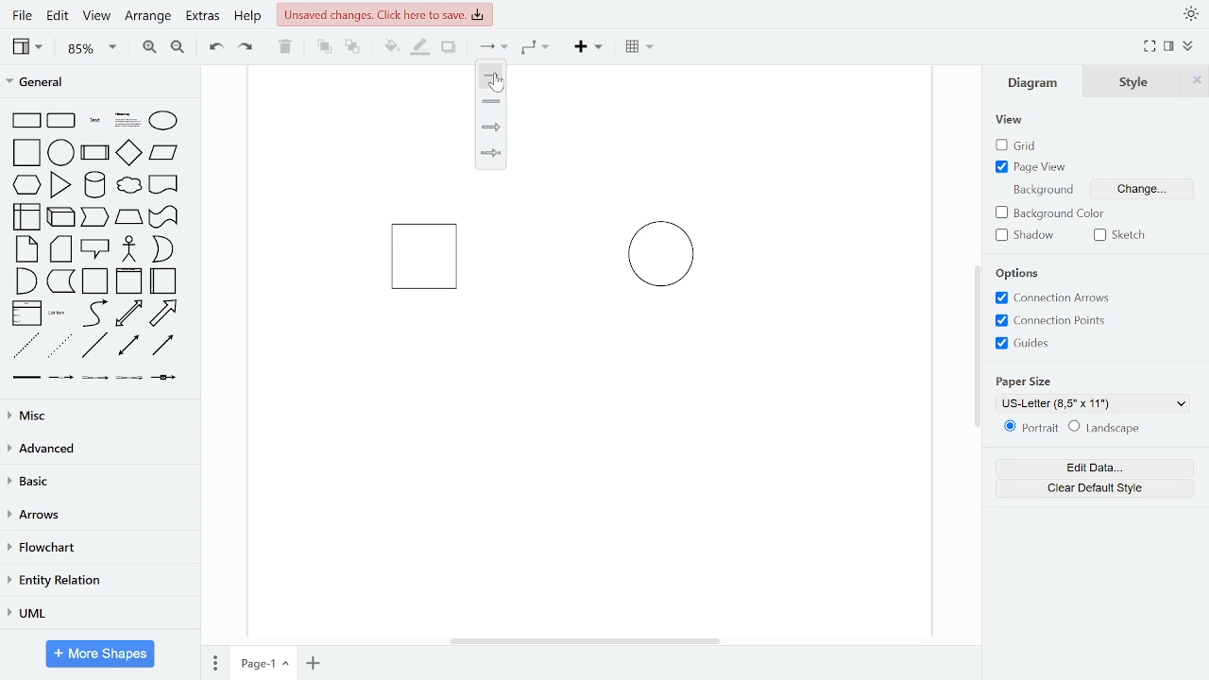  I want to click on paralellogram, so click(163, 152).